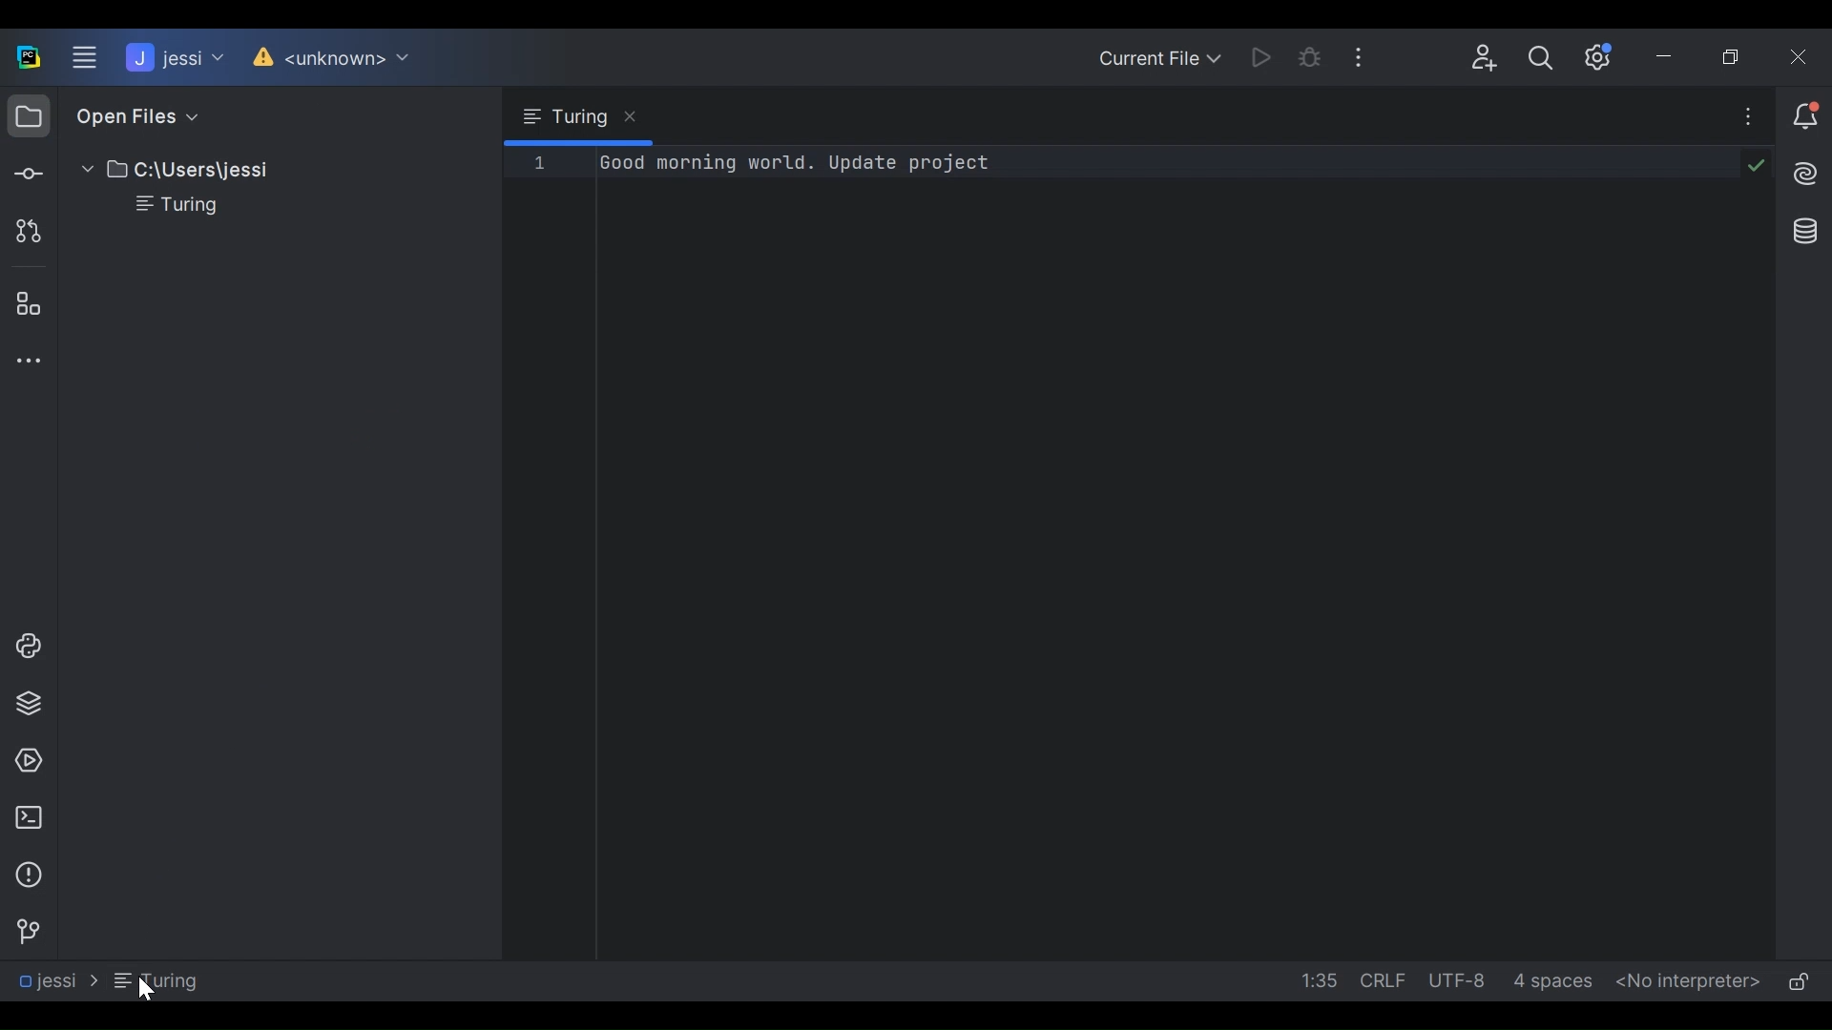 The height and width of the screenshot is (1030, 1832). What do you see at coordinates (173, 58) in the screenshot?
I see `Project Name` at bounding box center [173, 58].